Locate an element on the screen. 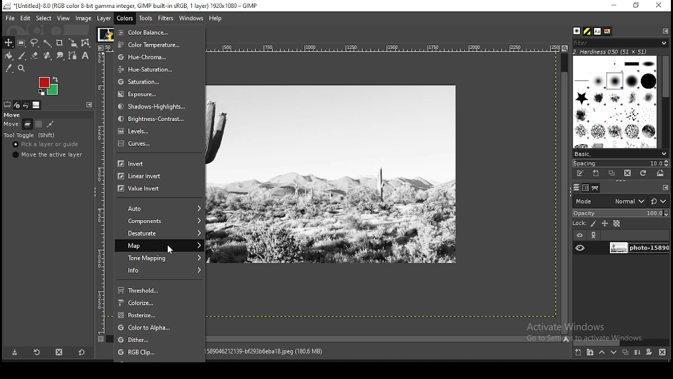  delete this layer is located at coordinates (662, 352).